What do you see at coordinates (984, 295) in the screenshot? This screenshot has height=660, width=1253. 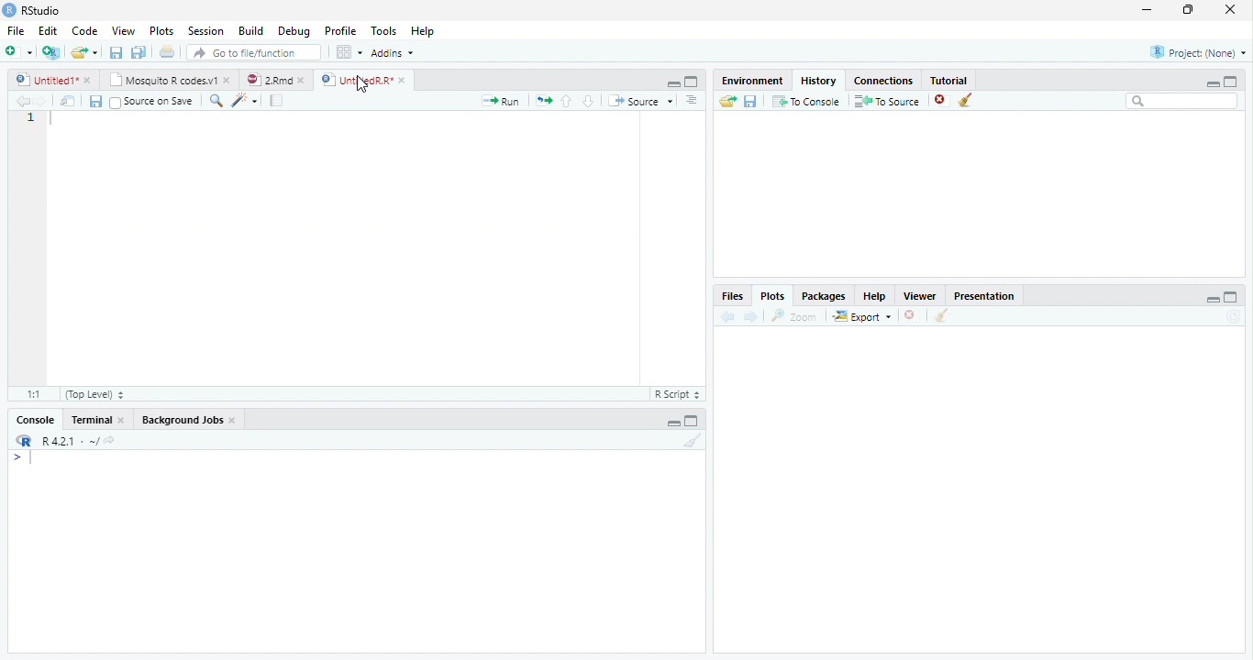 I see `Presentation` at bounding box center [984, 295].